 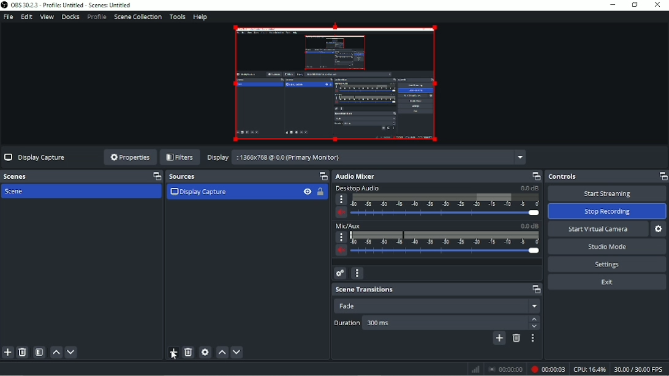 I want to click on Duration, so click(x=347, y=322).